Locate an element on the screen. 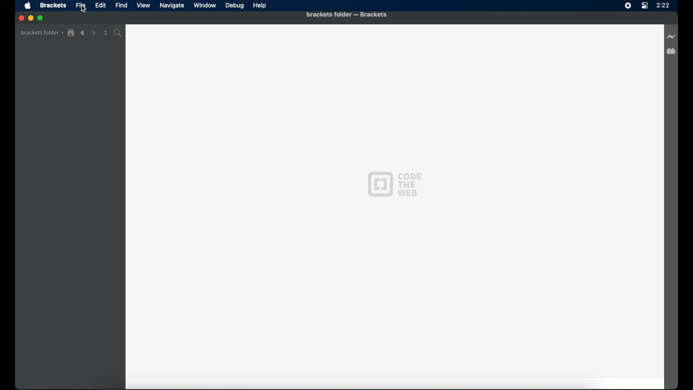  live preview is located at coordinates (670, 36).